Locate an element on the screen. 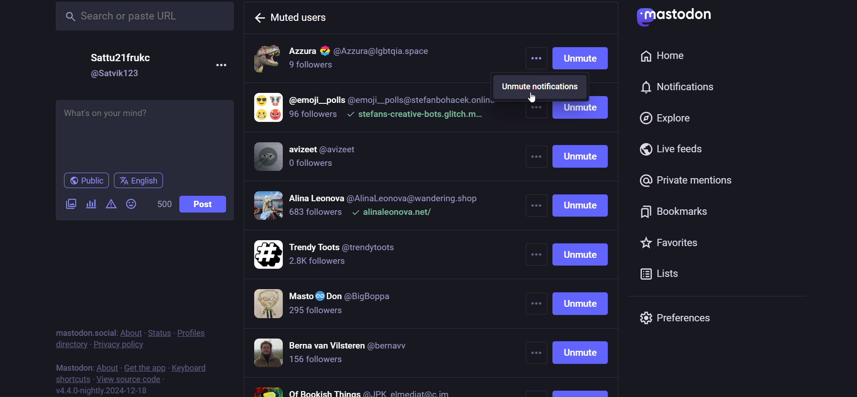 The width and height of the screenshot is (857, 397). muted accounts 1 is located at coordinates (382, 58).